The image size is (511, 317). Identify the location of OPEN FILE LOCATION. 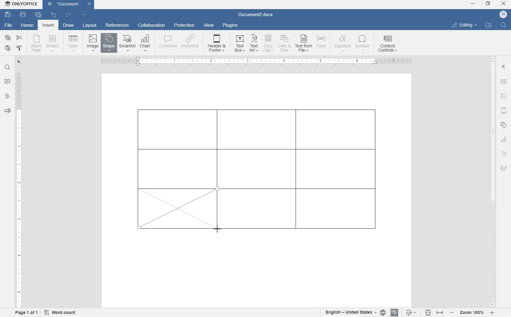
(489, 26).